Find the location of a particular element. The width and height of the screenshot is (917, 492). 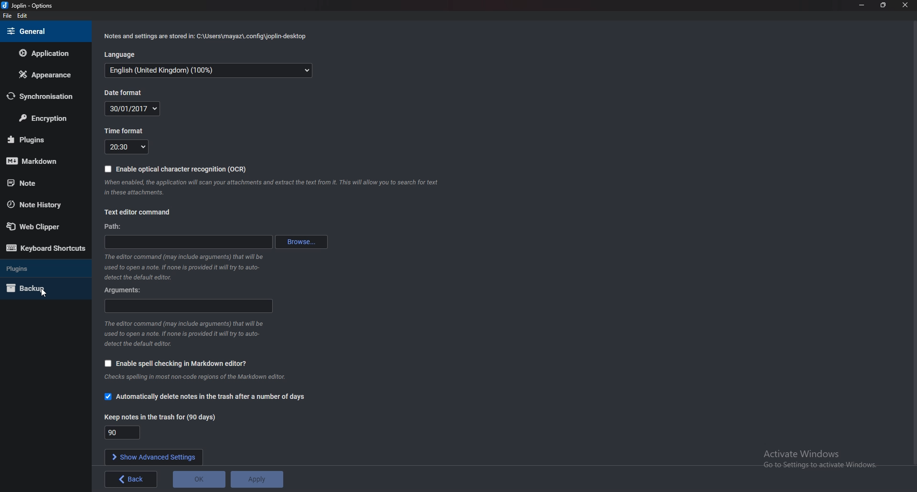

Back up is located at coordinates (35, 288).